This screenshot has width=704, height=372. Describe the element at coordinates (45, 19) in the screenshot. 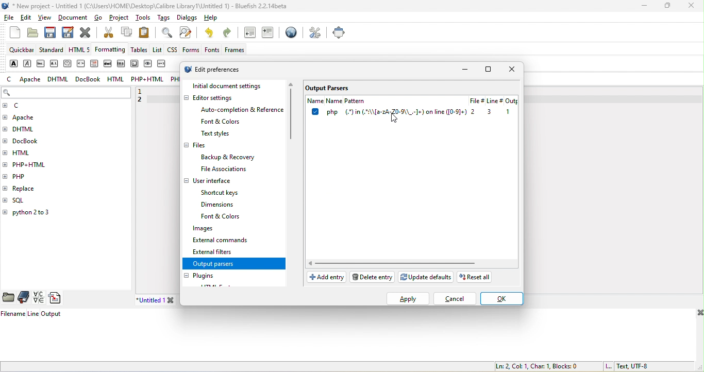

I see `view` at that location.